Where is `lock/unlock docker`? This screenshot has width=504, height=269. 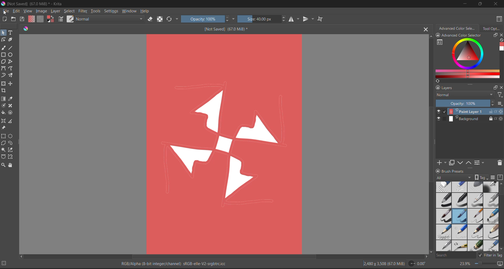
lock/unlock docker is located at coordinates (438, 170).